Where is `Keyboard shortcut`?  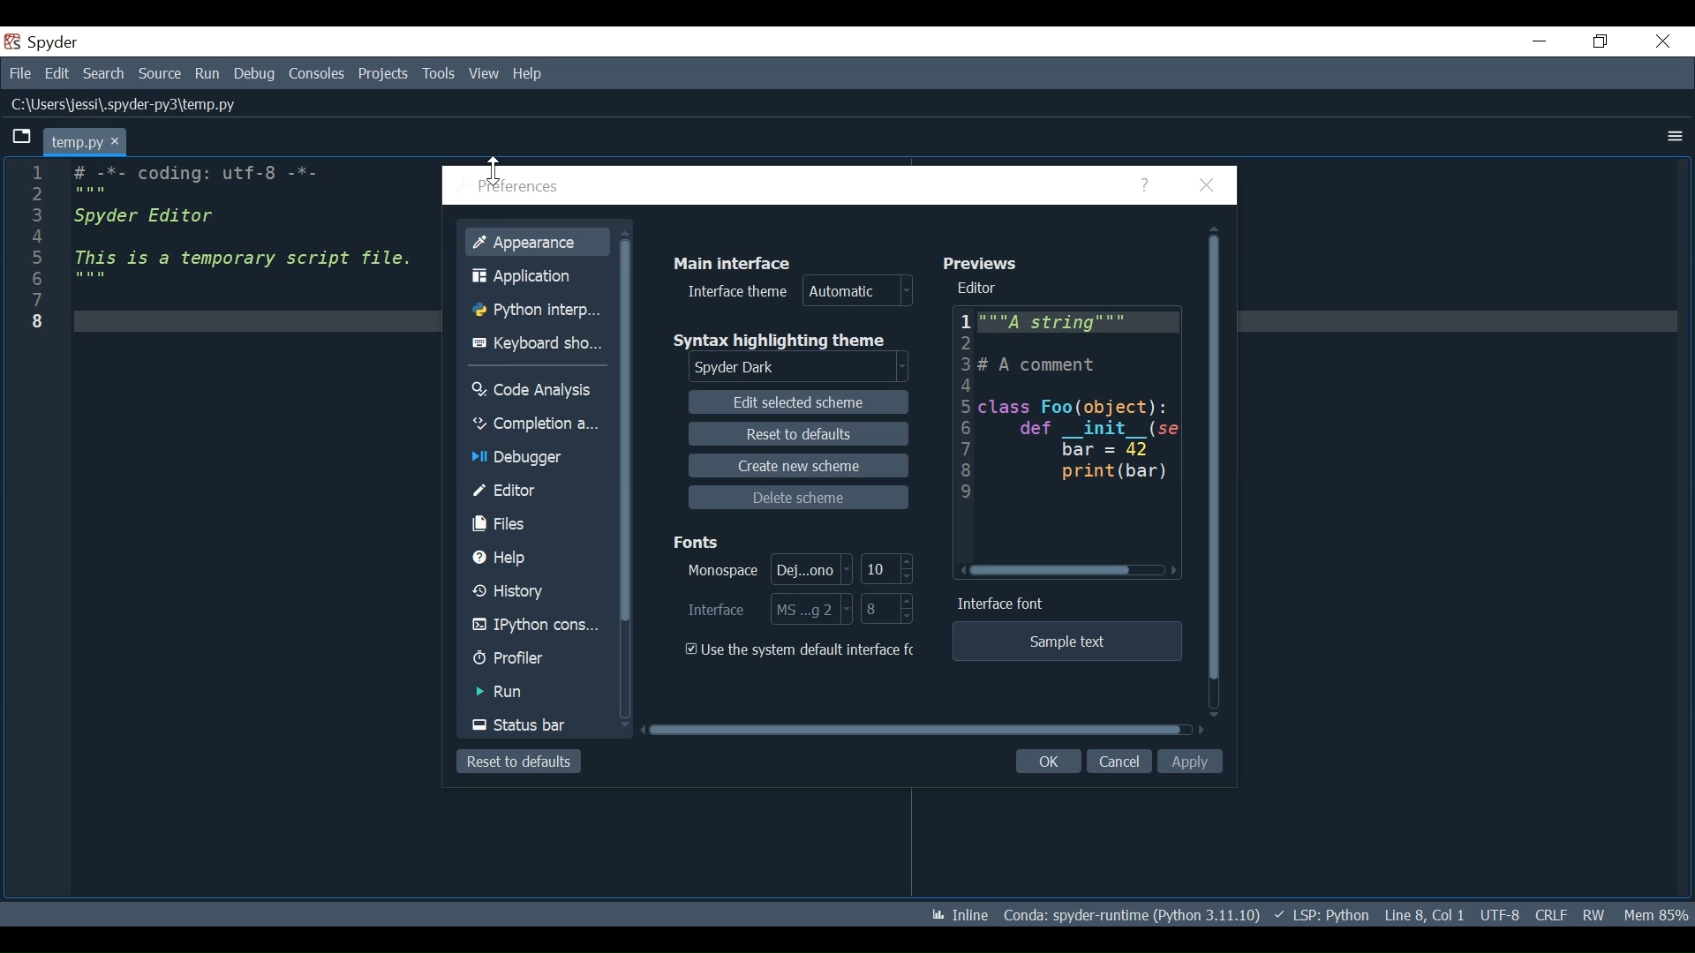 Keyboard shortcut is located at coordinates (536, 344).